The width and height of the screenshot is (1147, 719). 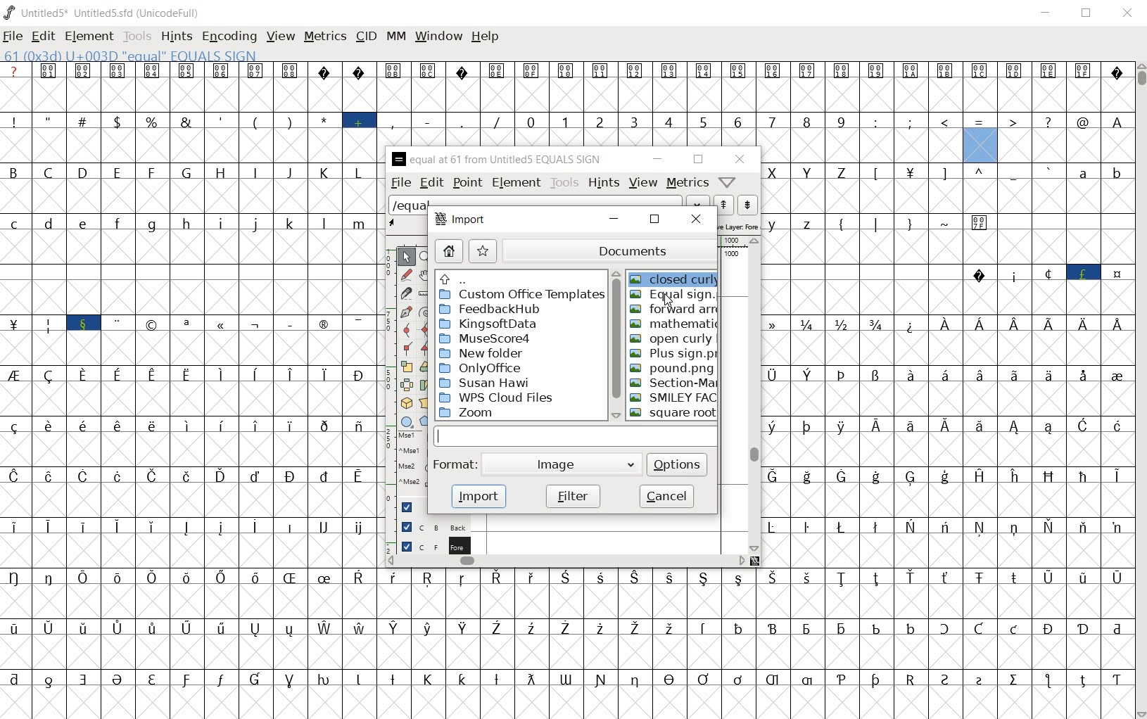 I want to click on encoding, so click(x=227, y=36).